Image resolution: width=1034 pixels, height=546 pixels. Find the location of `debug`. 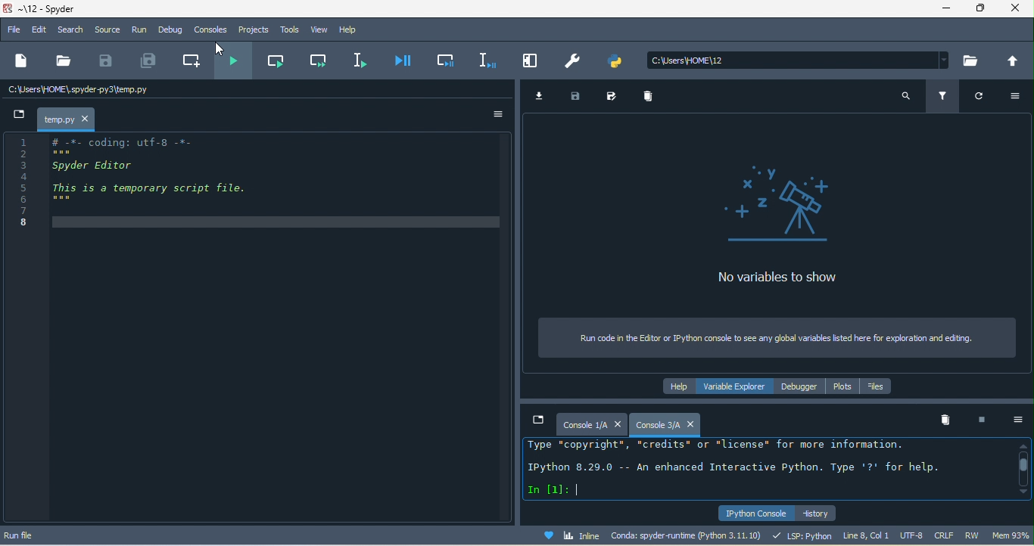

debug is located at coordinates (173, 31).